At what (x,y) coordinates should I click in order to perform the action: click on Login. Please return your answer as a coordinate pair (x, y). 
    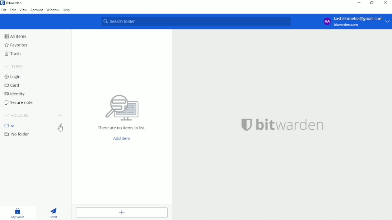
    Looking at the image, I should click on (14, 77).